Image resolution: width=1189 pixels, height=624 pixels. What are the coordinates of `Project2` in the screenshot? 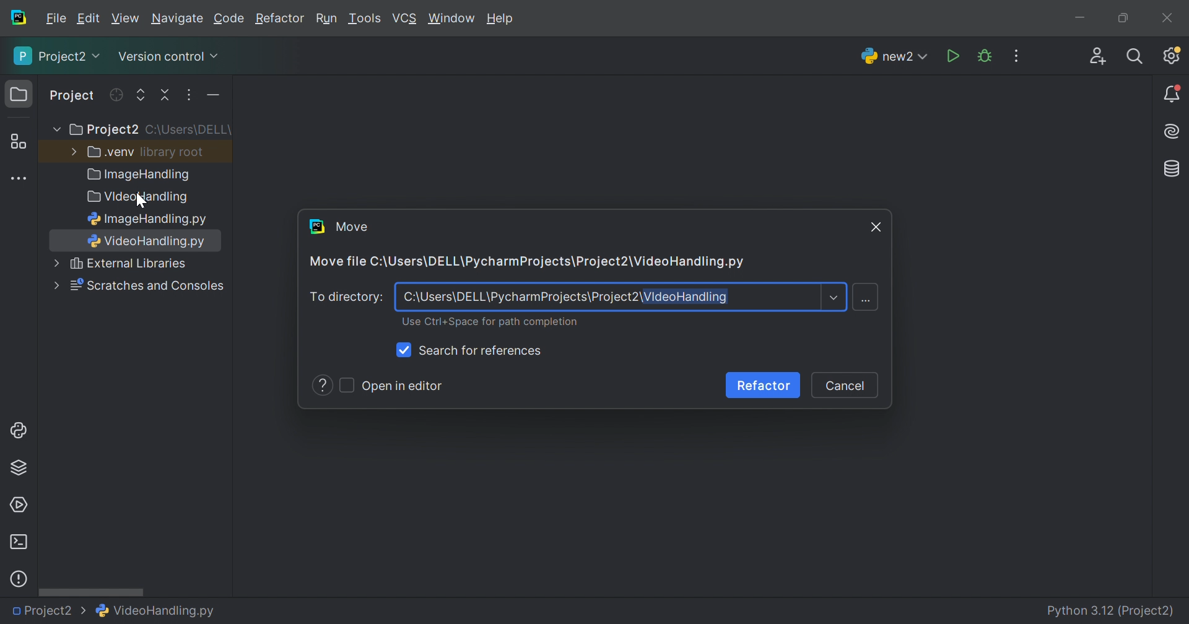 It's located at (103, 130).